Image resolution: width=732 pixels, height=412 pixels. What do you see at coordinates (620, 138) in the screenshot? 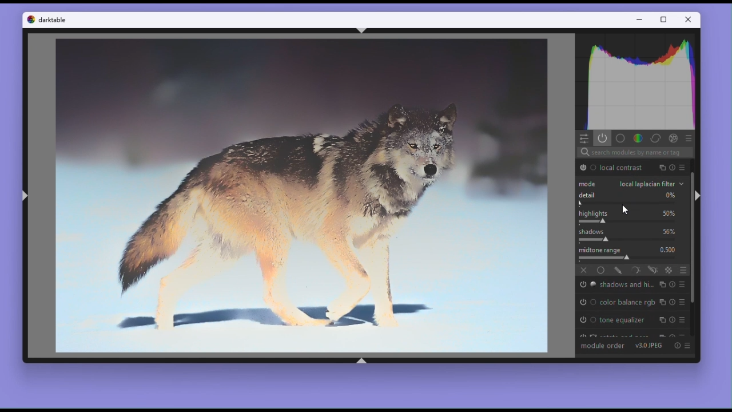
I see `base` at bounding box center [620, 138].